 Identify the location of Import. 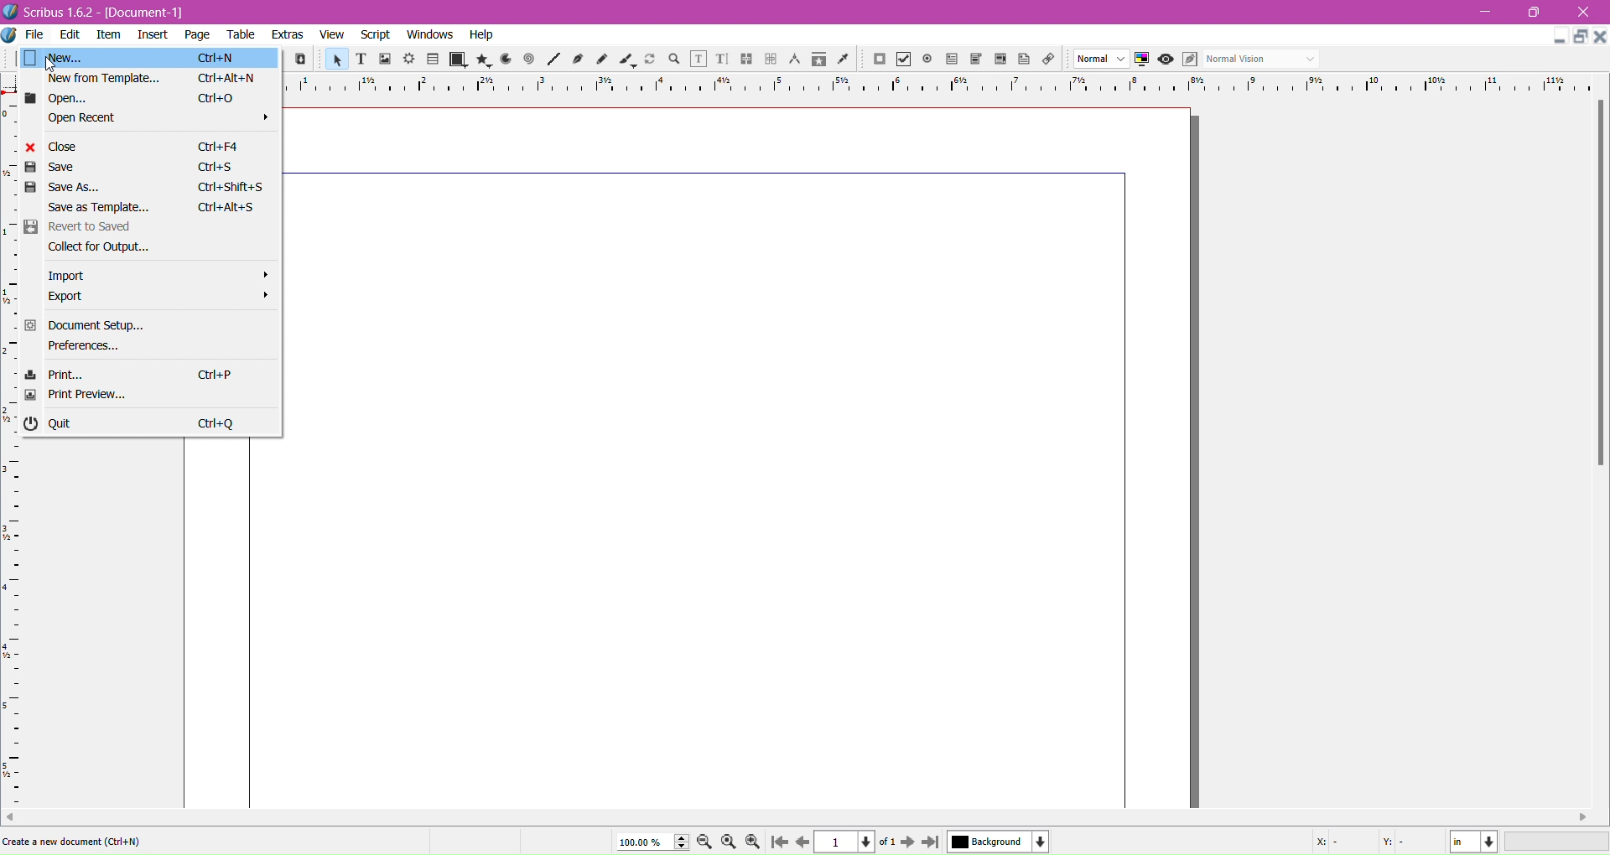
(147, 275).